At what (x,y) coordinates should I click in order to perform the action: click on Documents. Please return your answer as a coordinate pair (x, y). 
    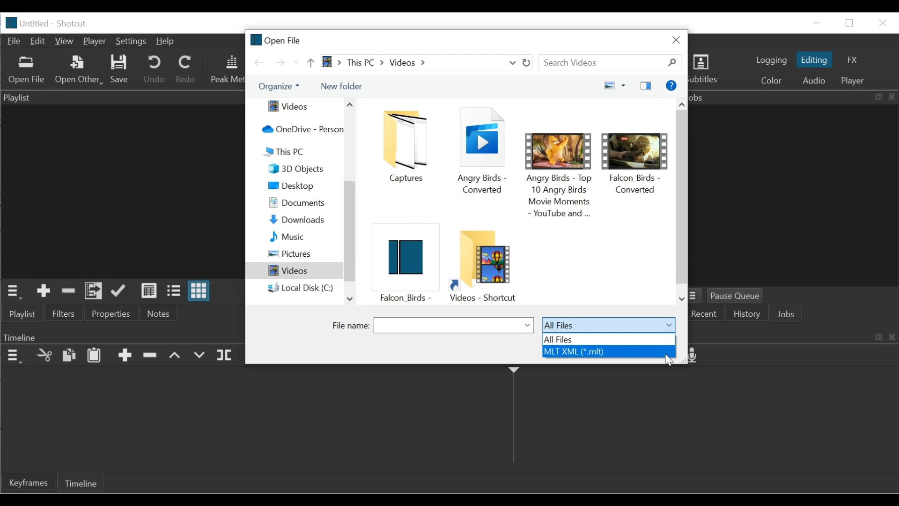
    Looking at the image, I should click on (303, 204).